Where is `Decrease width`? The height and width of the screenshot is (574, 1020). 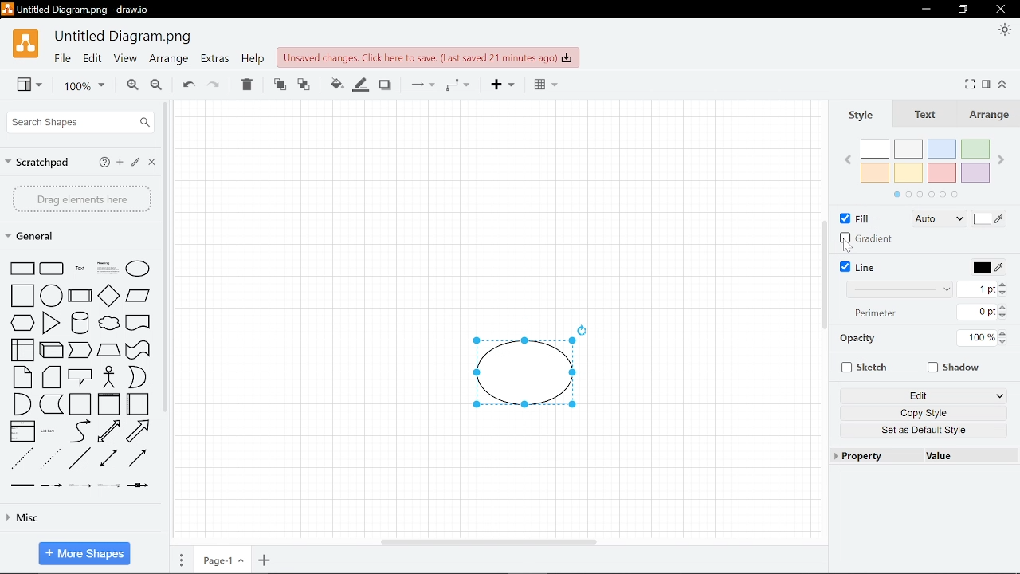
Decrease width is located at coordinates (1004, 294).